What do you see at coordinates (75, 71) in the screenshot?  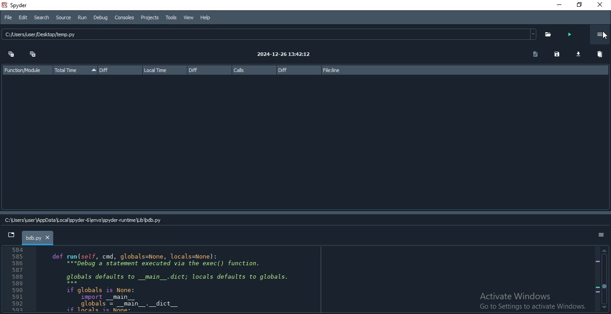 I see `Total Time` at bounding box center [75, 71].